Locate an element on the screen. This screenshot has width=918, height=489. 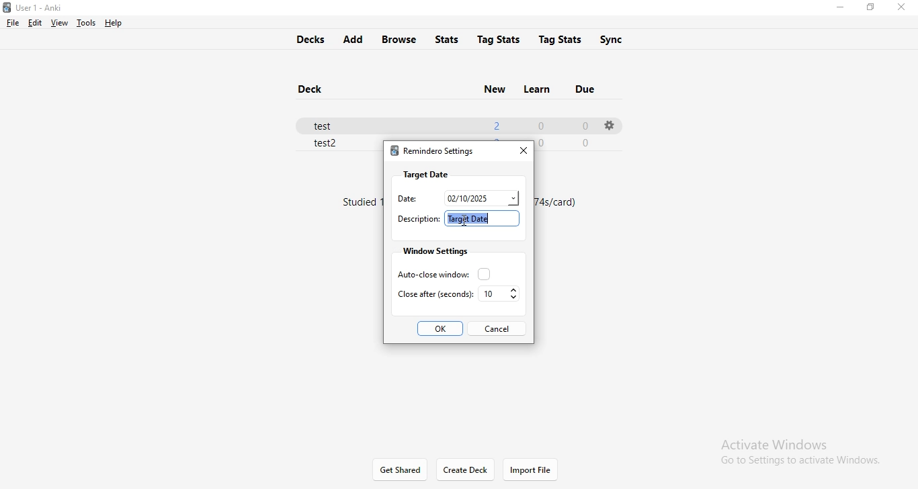
ok is located at coordinates (442, 329).